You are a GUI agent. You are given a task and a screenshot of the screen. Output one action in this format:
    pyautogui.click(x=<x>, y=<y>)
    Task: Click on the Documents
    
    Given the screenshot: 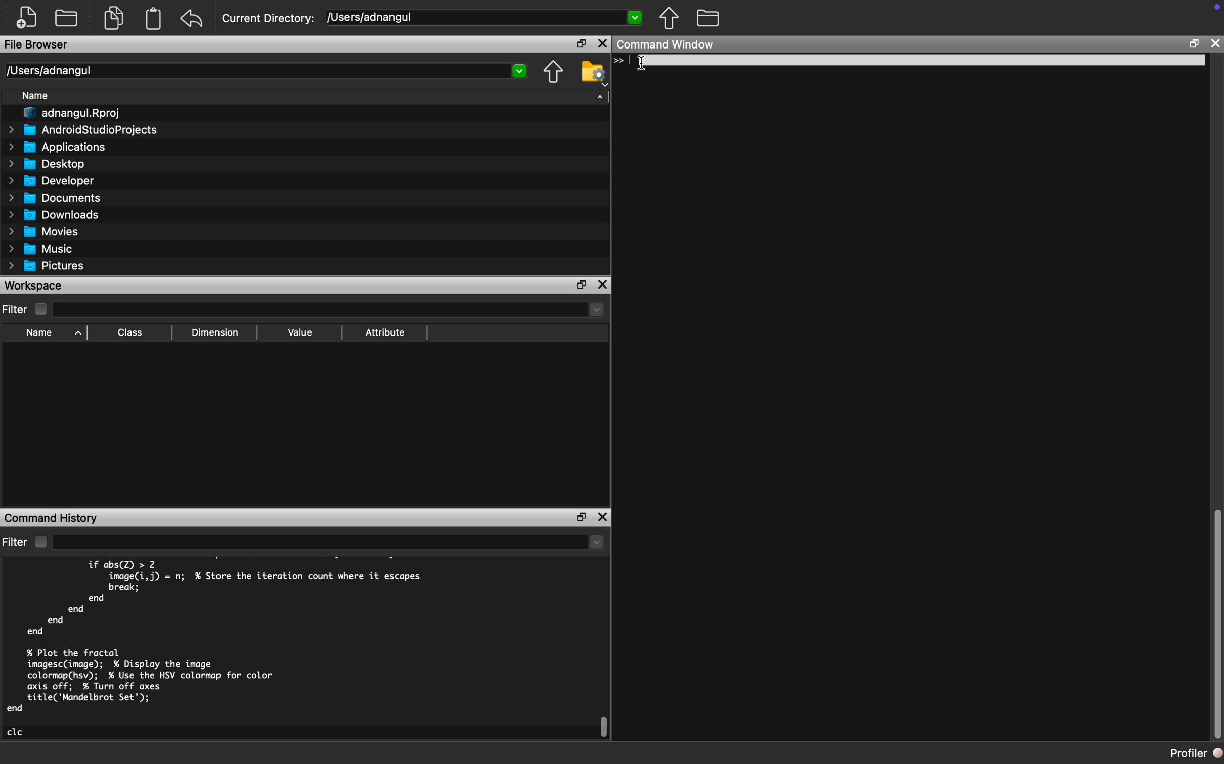 What is the action you would take?
    pyautogui.click(x=55, y=199)
    